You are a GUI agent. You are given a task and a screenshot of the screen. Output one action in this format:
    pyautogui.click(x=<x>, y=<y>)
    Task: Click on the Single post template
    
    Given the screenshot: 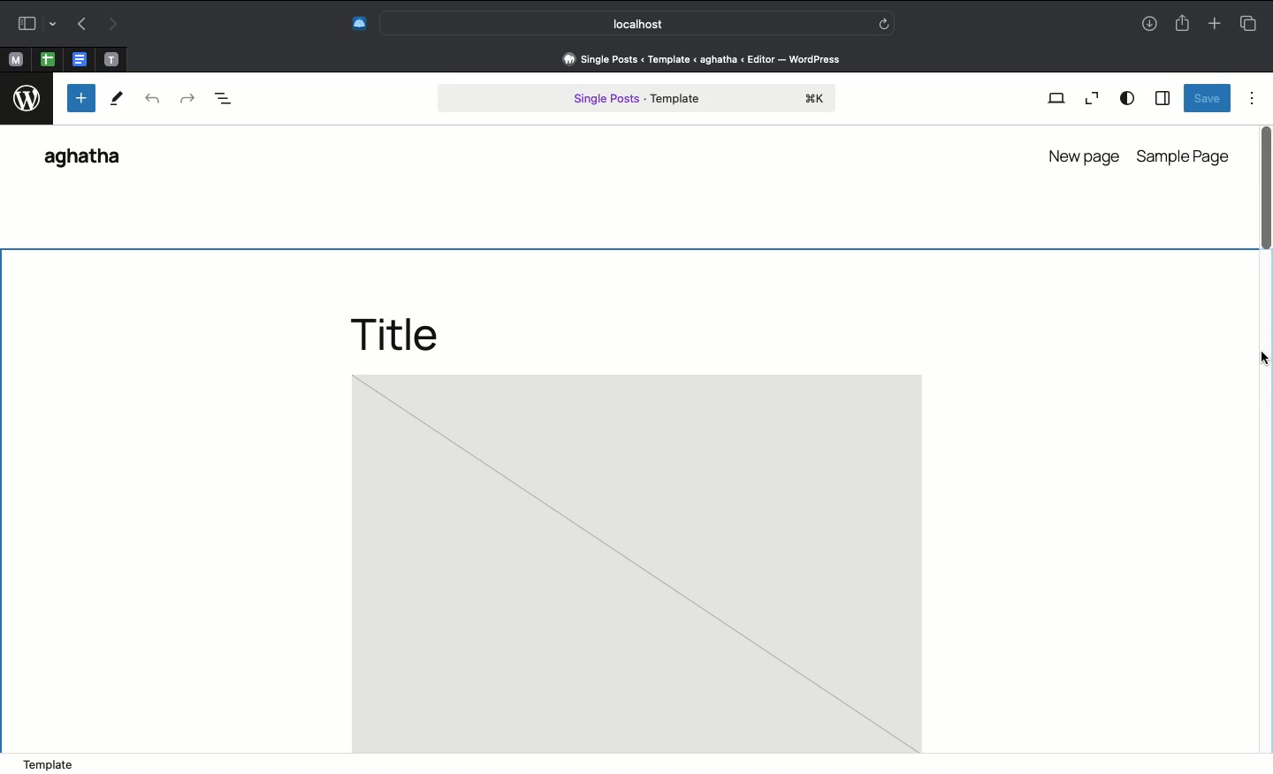 What is the action you would take?
    pyautogui.click(x=636, y=100)
    